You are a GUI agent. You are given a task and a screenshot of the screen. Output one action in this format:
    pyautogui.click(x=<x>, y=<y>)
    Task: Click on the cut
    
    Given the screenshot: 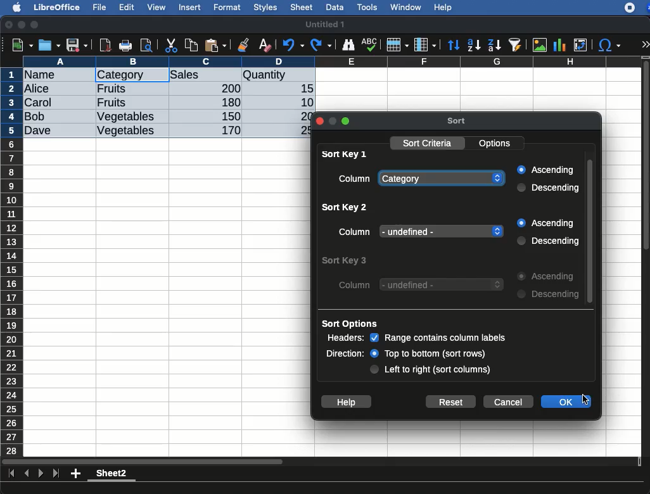 What is the action you would take?
    pyautogui.click(x=172, y=45)
    